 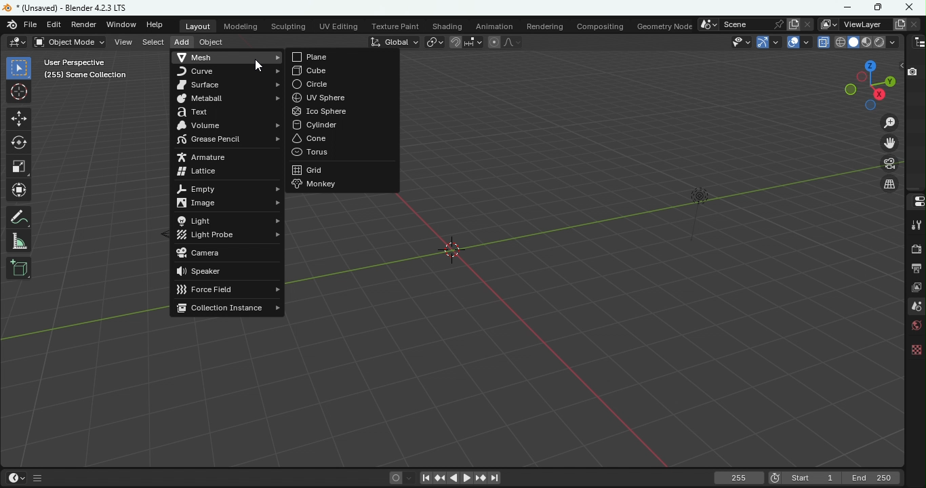 What do you see at coordinates (226, 308) in the screenshot?
I see `Collection instance` at bounding box center [226, 308].